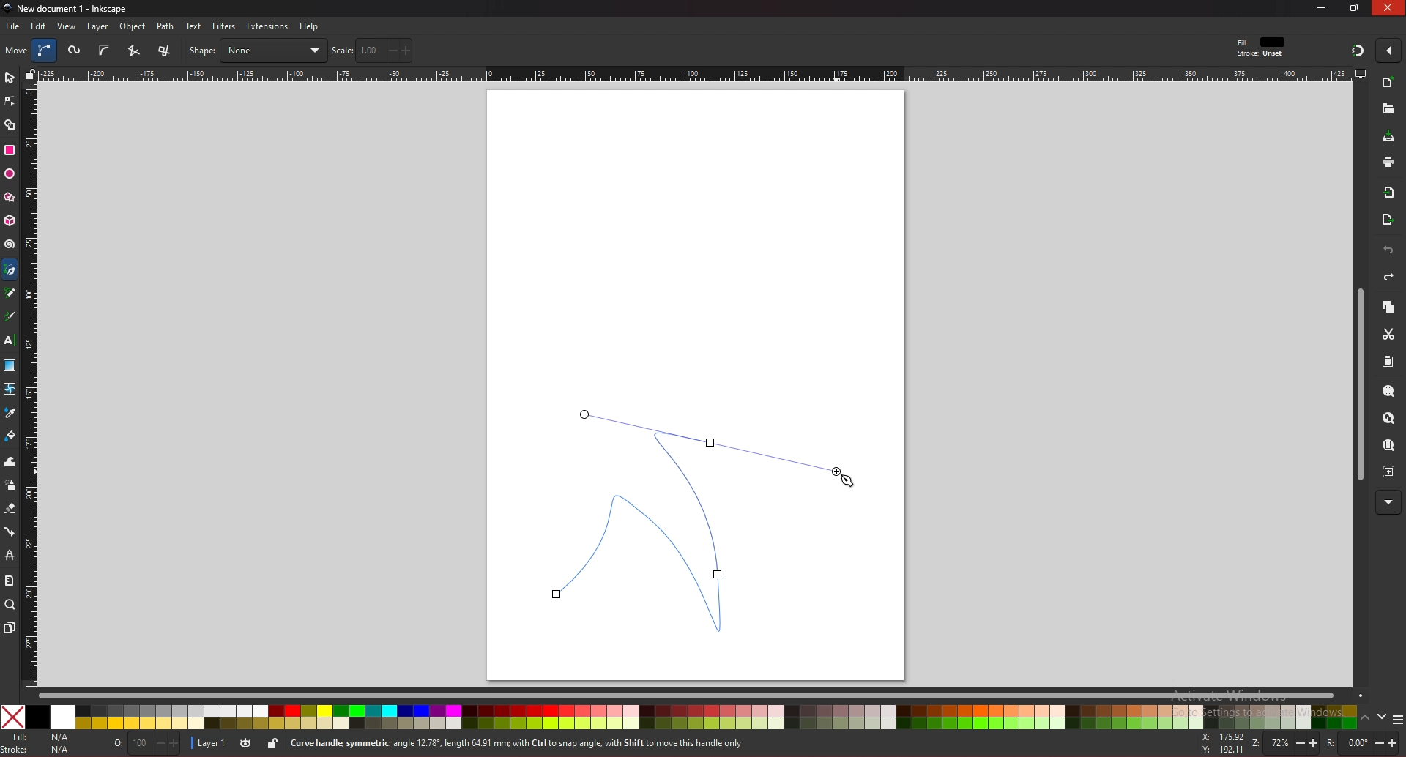  What do you see at coordinates (1397, 720) in the screenshot?
I see `more colors` at bounding box center [1397, 720].